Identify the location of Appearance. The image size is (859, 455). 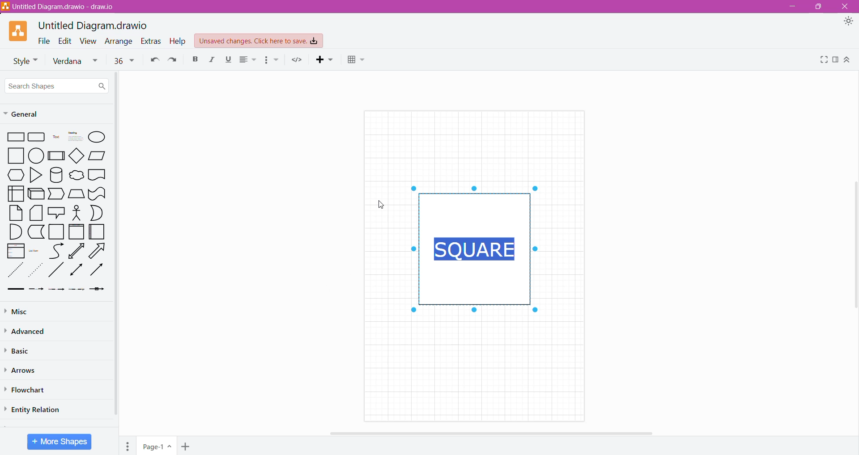
(847, 22).